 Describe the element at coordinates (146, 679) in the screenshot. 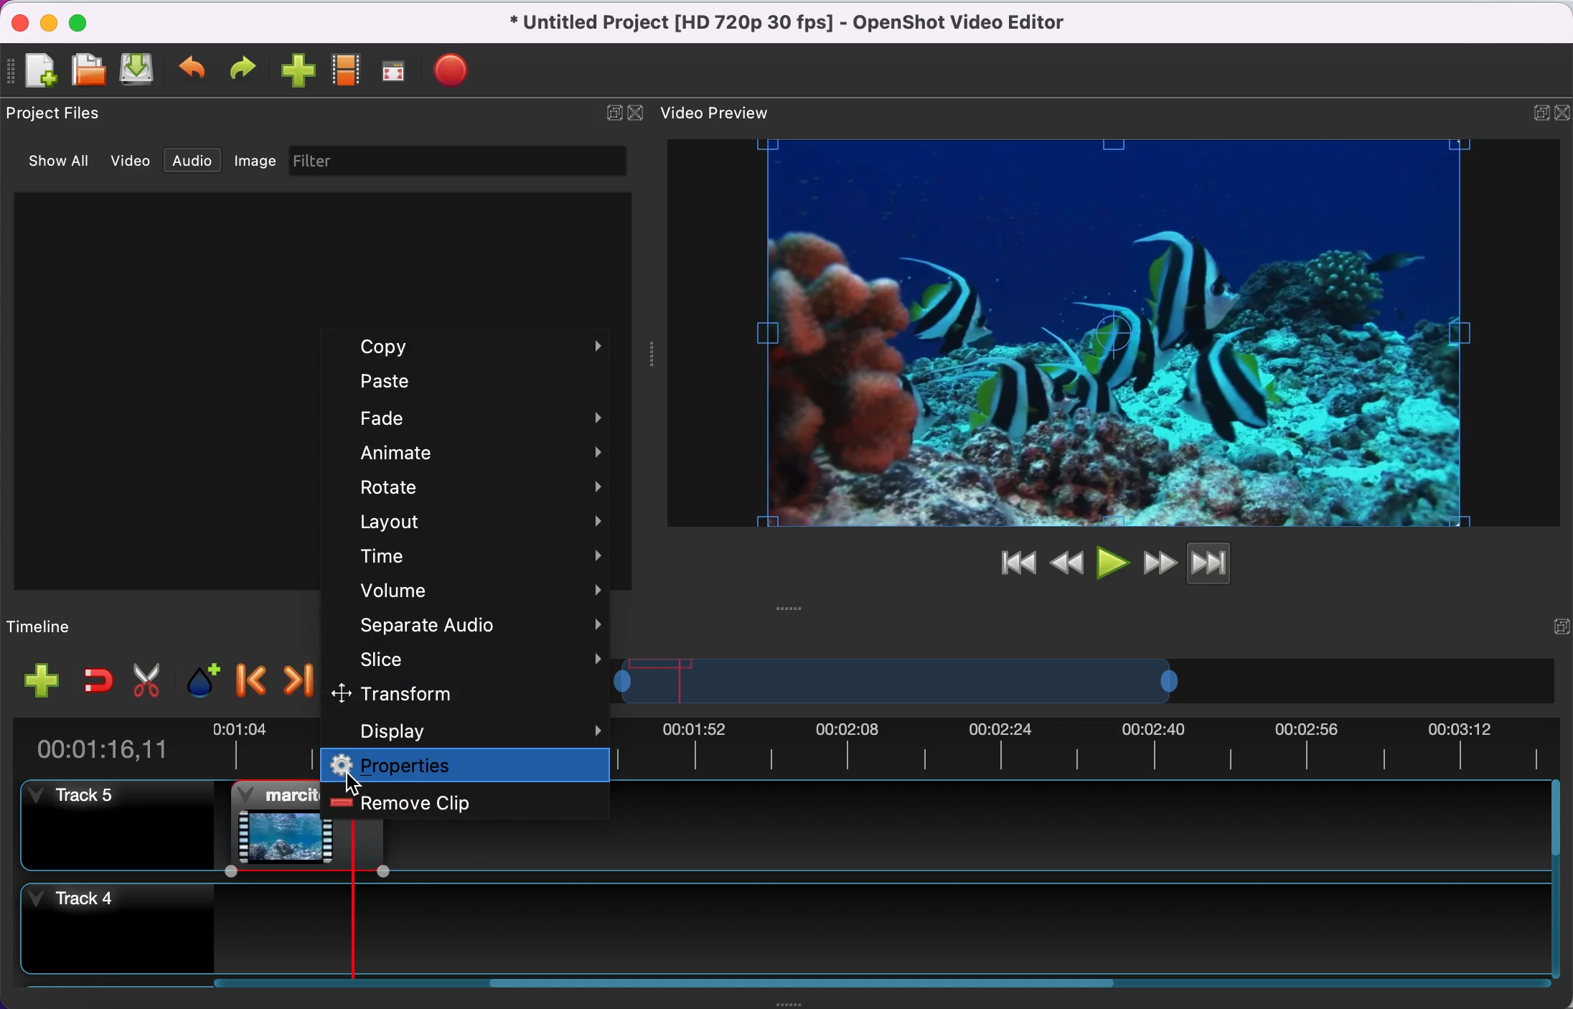

I see `cut` at that location.